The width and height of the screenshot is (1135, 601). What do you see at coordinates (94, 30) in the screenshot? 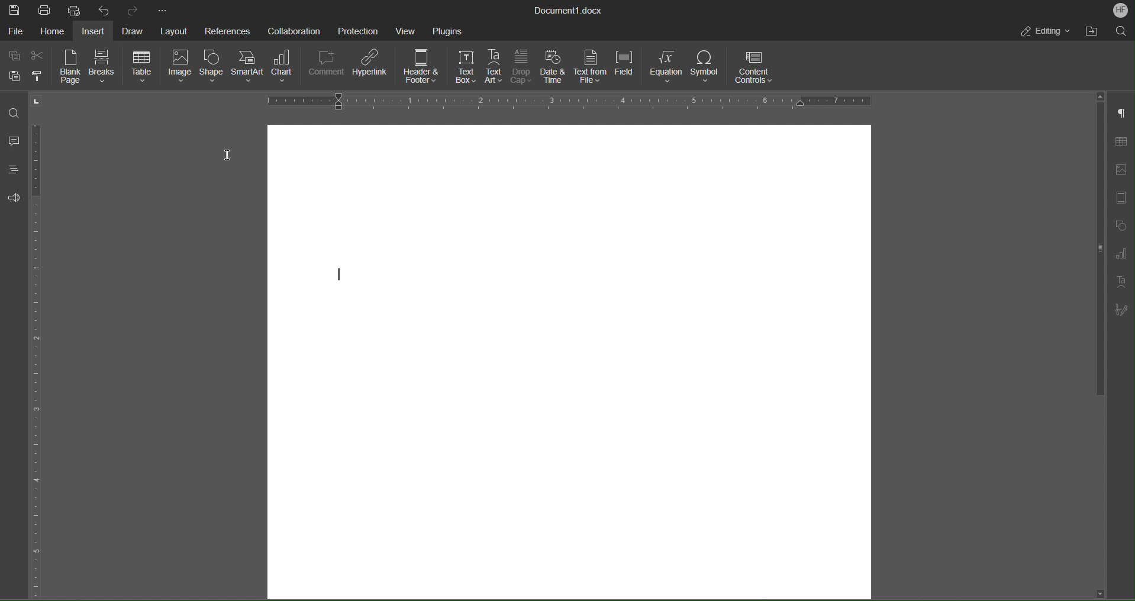
I see `Insert` at bounding box center [94, 30].